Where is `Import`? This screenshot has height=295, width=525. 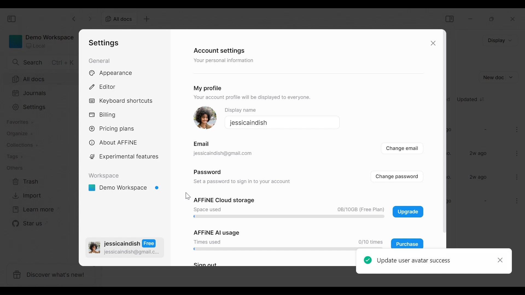
Import is located at coordinates (25, 196).